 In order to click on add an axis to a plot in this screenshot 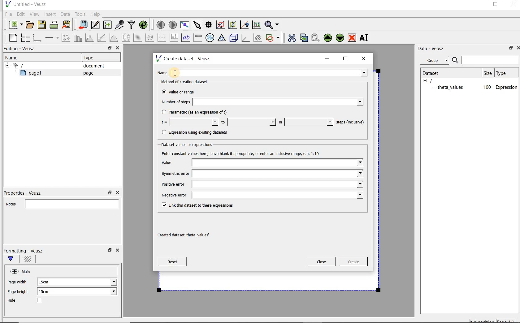, I will do `click(52, 38)`.